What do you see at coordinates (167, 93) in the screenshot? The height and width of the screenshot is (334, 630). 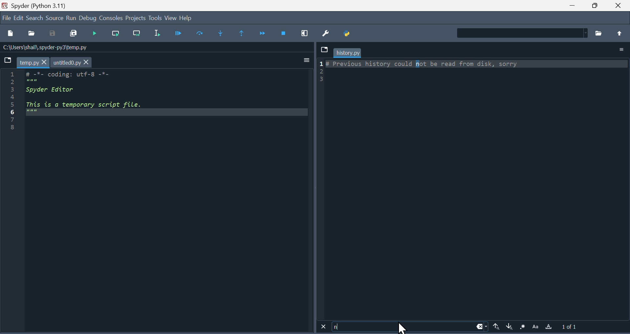 I see `code` at bounding box center [167, 93].